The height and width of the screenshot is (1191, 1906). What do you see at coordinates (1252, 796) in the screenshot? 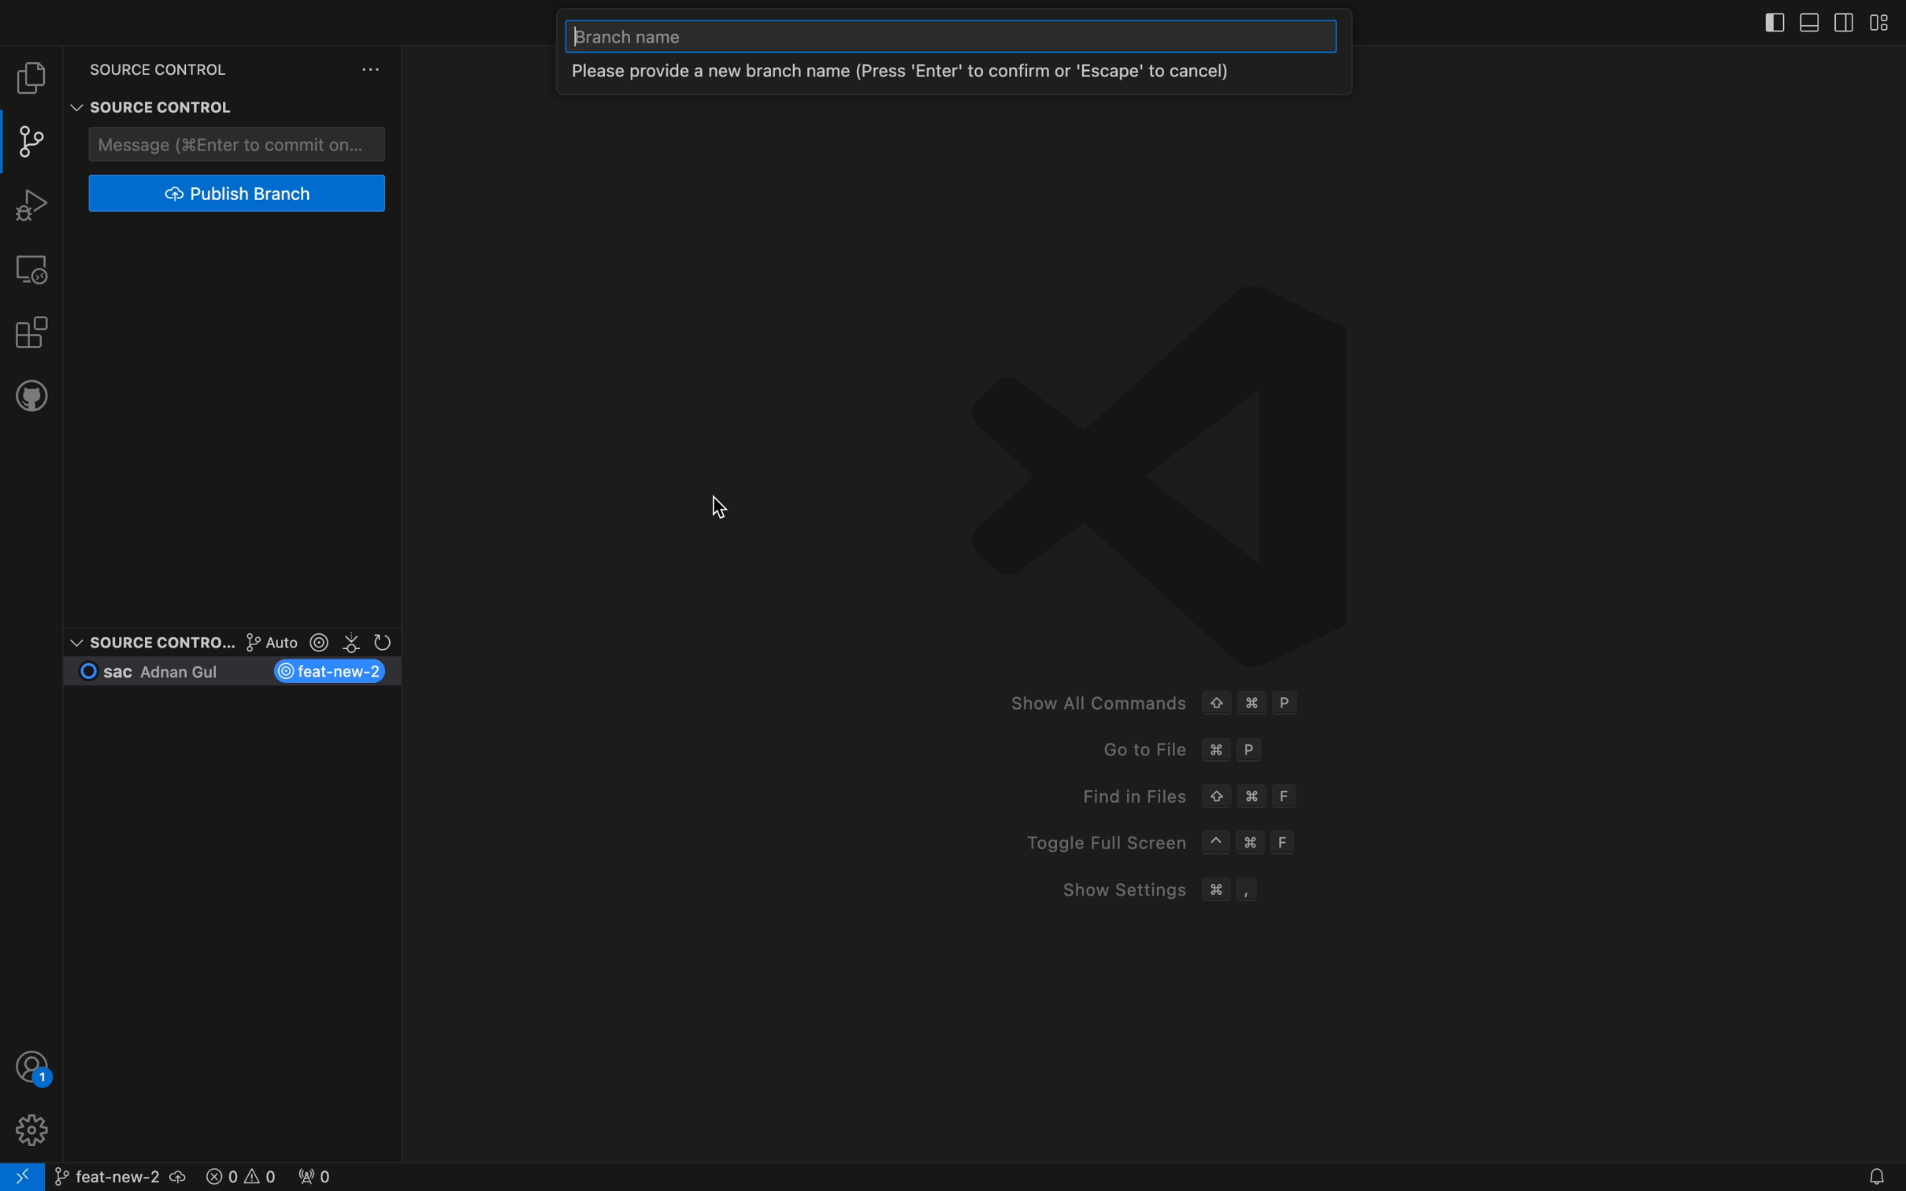
I see `Command` at bounding box center [1252, 796].